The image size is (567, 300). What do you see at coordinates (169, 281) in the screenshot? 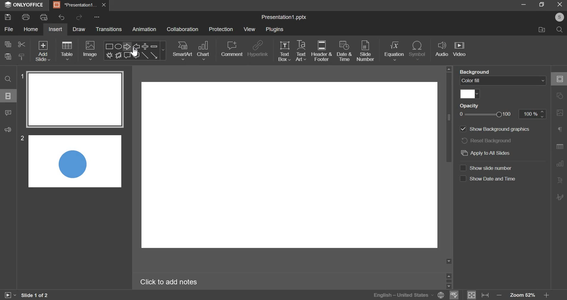
I see `Click to add notes` at bounding box center [169, 281].